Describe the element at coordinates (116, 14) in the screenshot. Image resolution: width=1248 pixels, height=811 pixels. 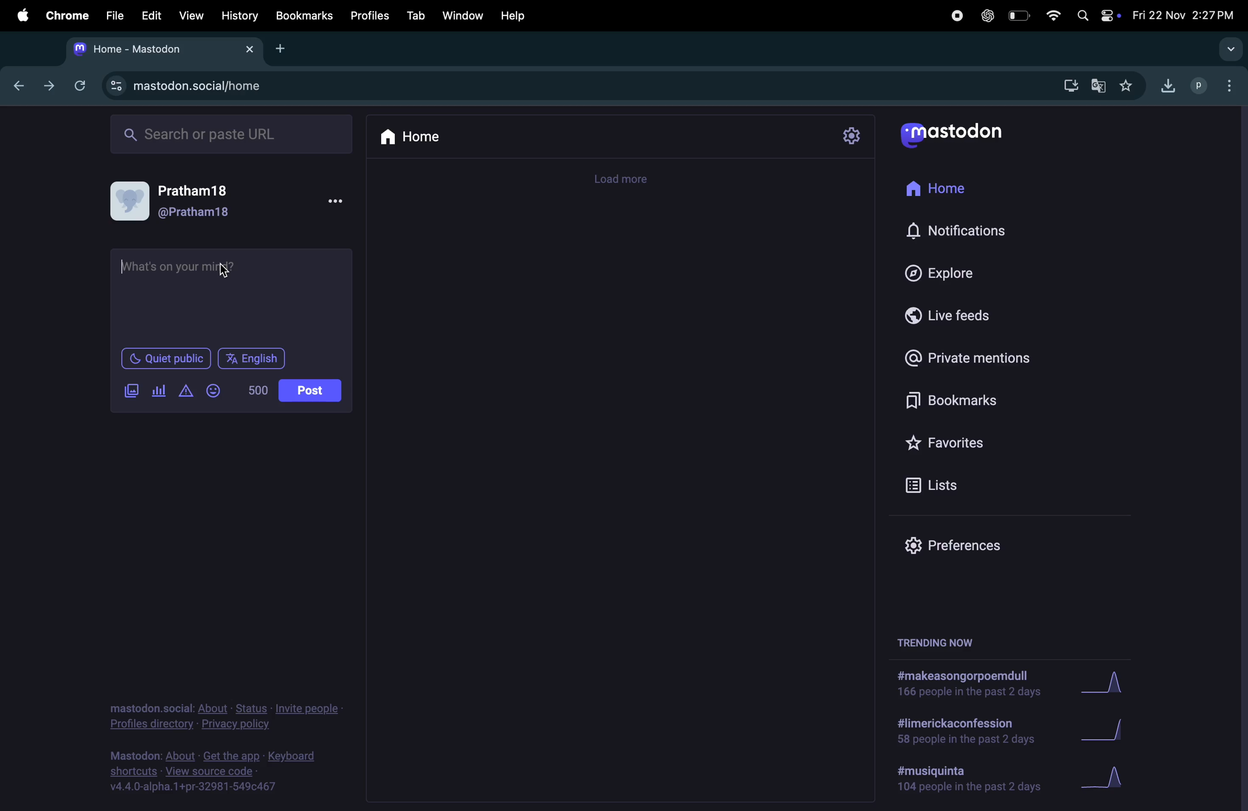
I see `file` at that location.